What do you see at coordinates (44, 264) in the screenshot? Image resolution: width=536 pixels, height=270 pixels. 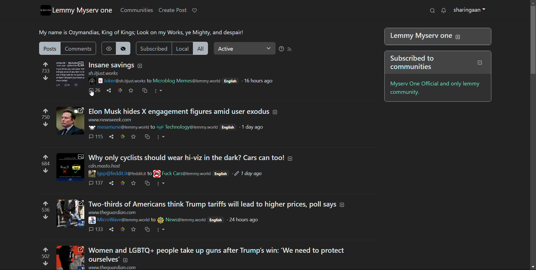 I see `downvotes` at bounding box center [44, 264].